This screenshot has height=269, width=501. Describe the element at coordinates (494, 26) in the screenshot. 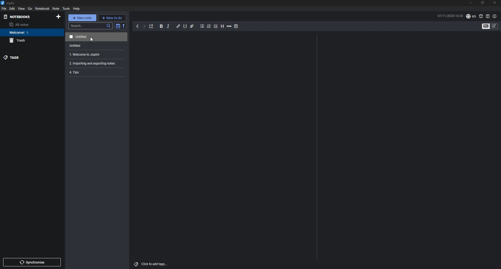

I see `toggle editors` at that location.